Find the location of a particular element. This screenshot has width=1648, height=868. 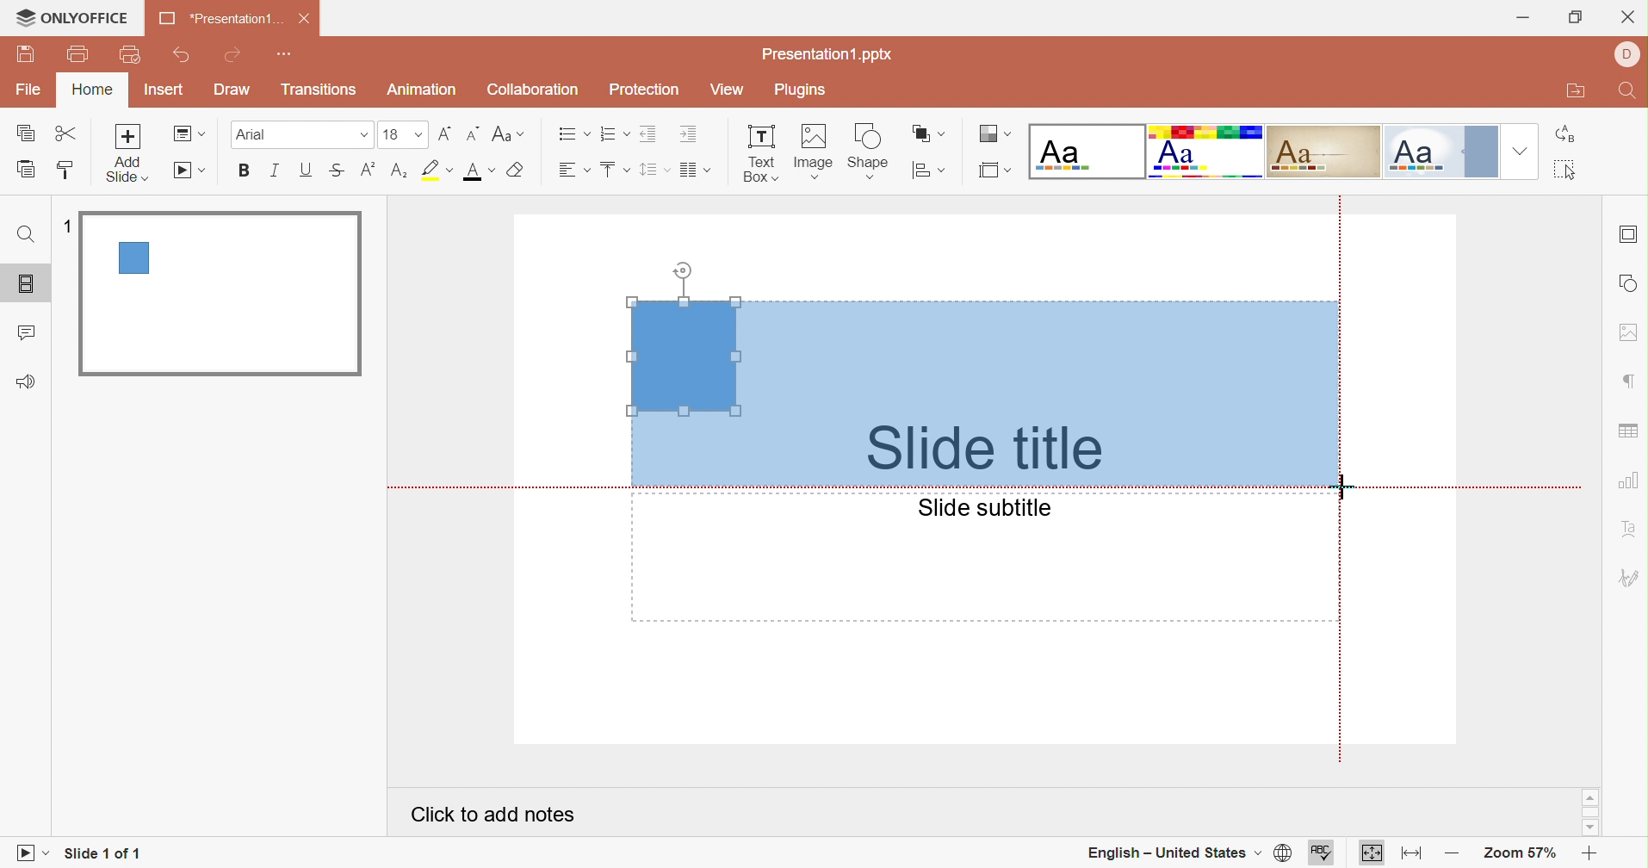

Quick print is located at coordinates (131, 56).